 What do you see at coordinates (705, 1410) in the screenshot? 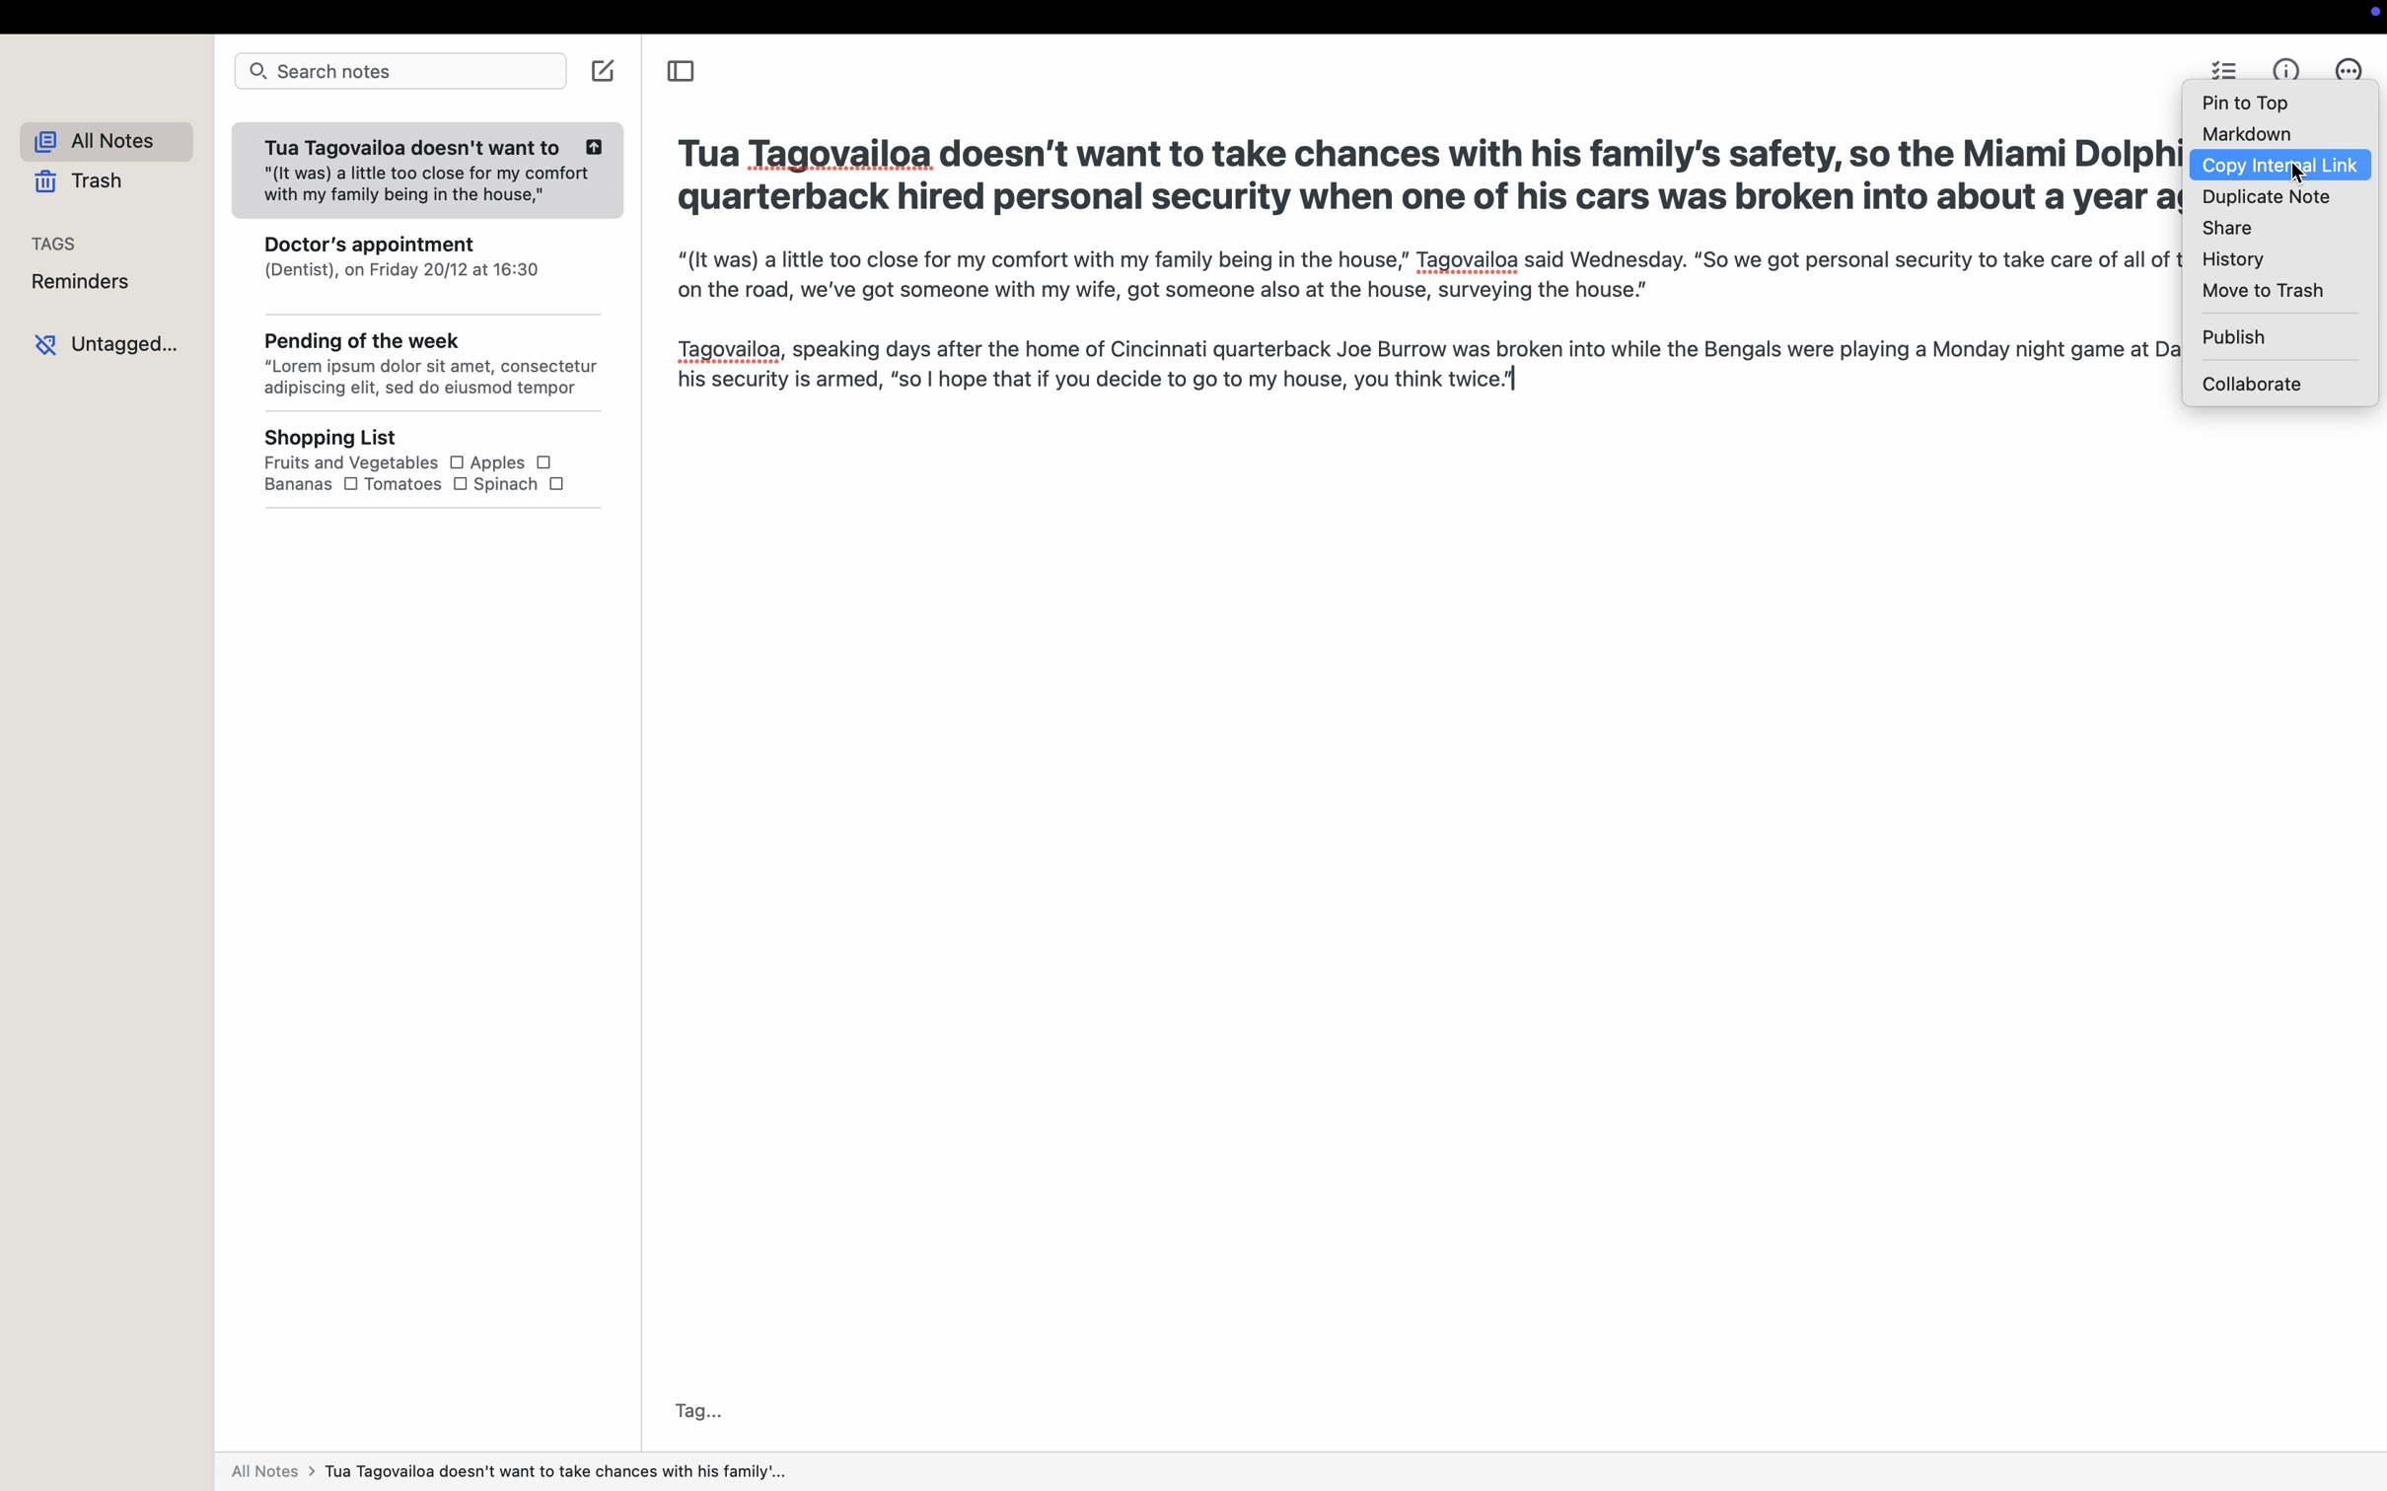
I see `tag` at bounding box center [705, 1410].